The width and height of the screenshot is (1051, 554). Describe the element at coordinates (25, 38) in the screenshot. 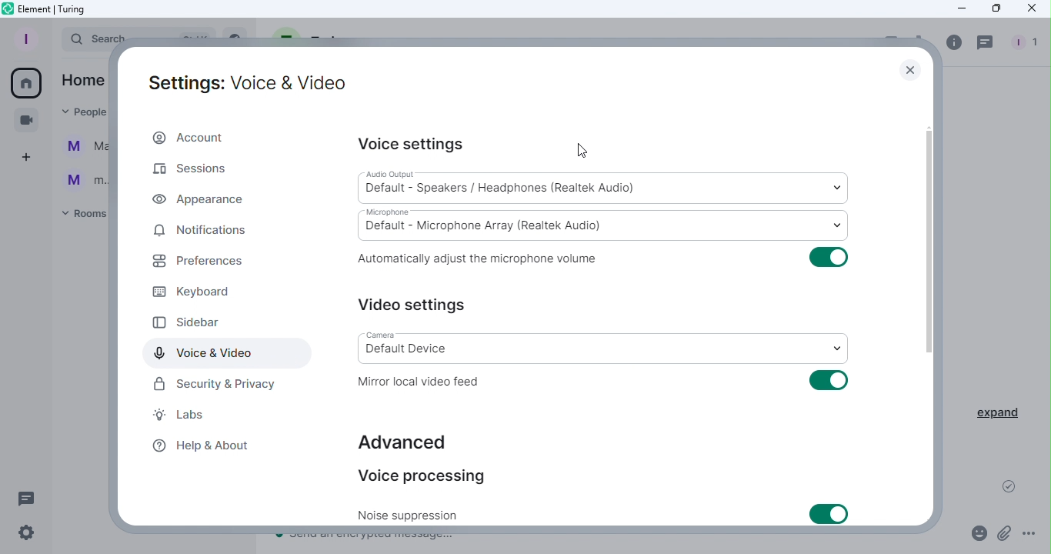

I see `Profile` at that location.